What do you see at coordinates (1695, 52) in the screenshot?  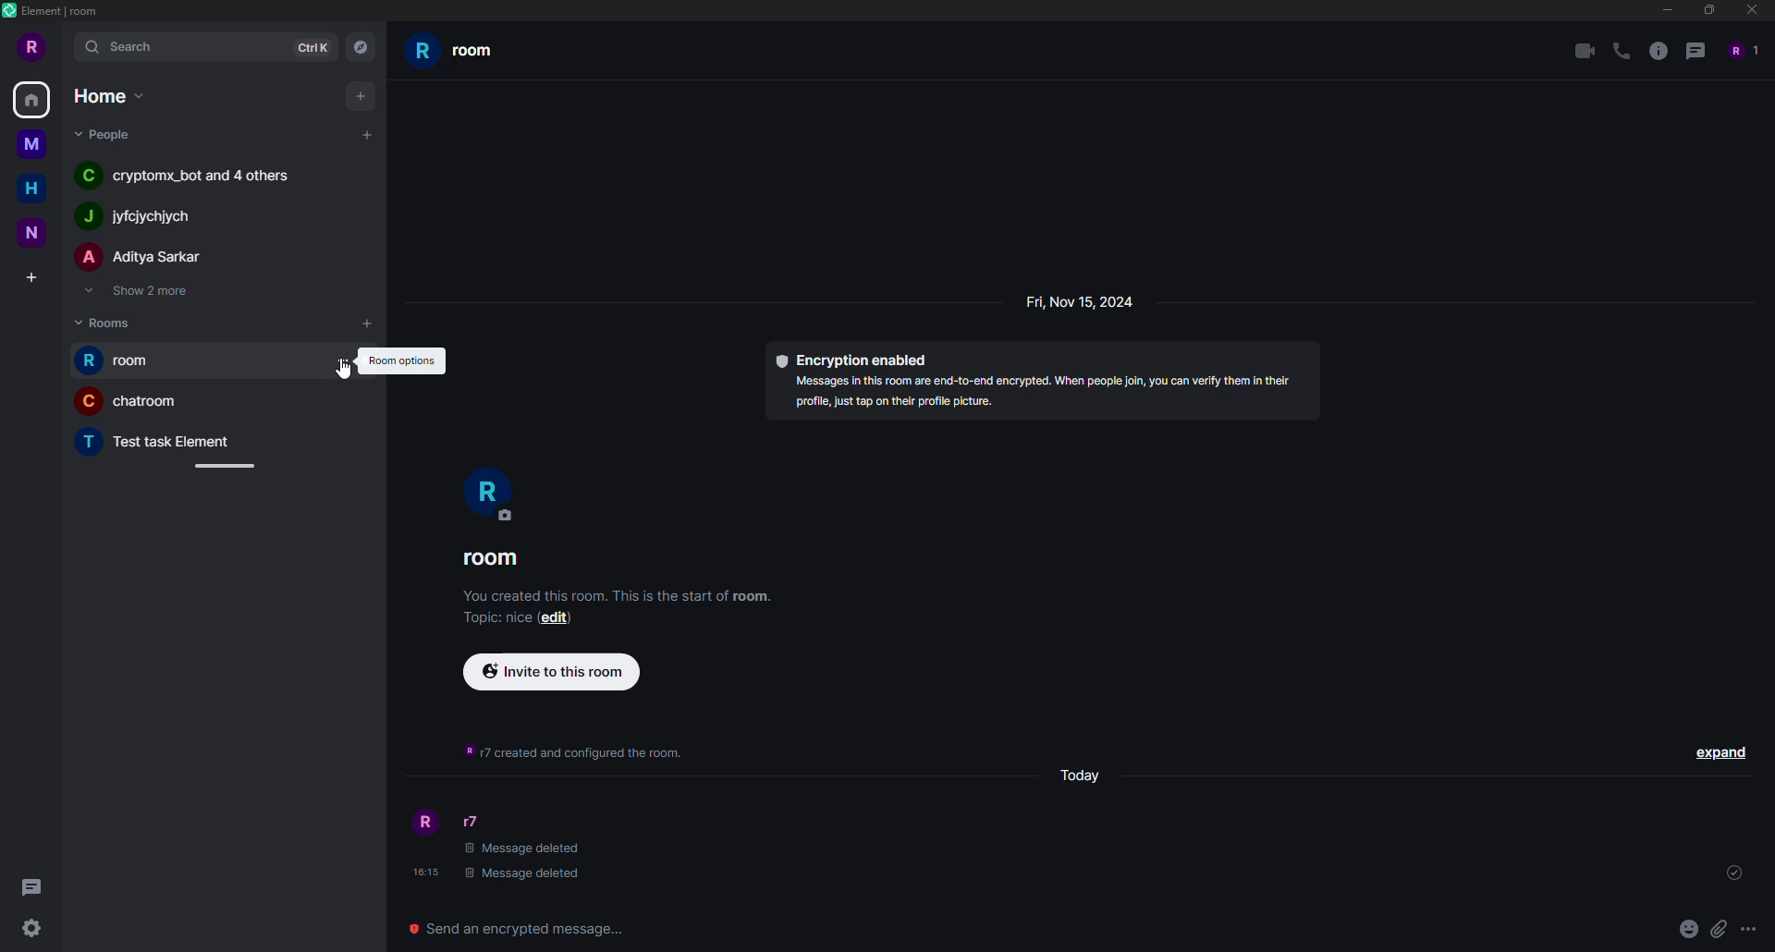 I see `threads` at bounding box center [1695, 52].